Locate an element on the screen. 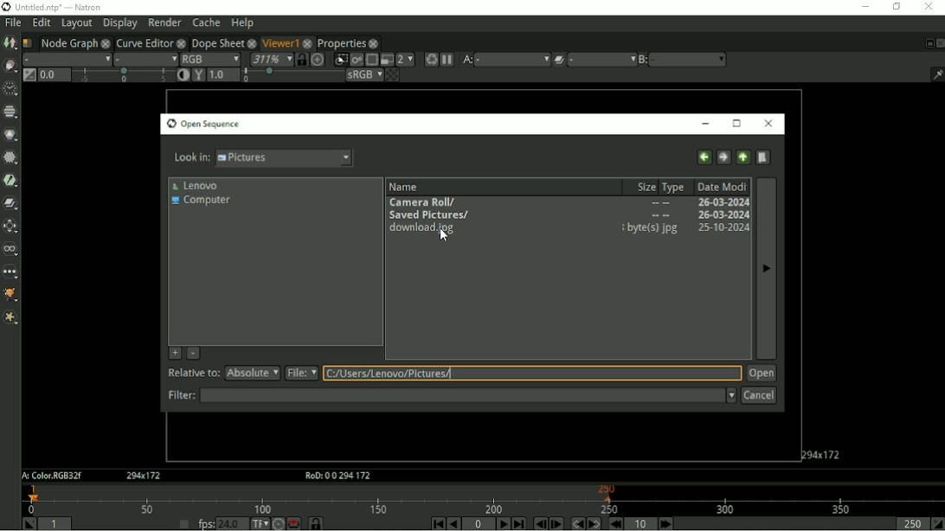  Next is located at coordinates (766, 267).